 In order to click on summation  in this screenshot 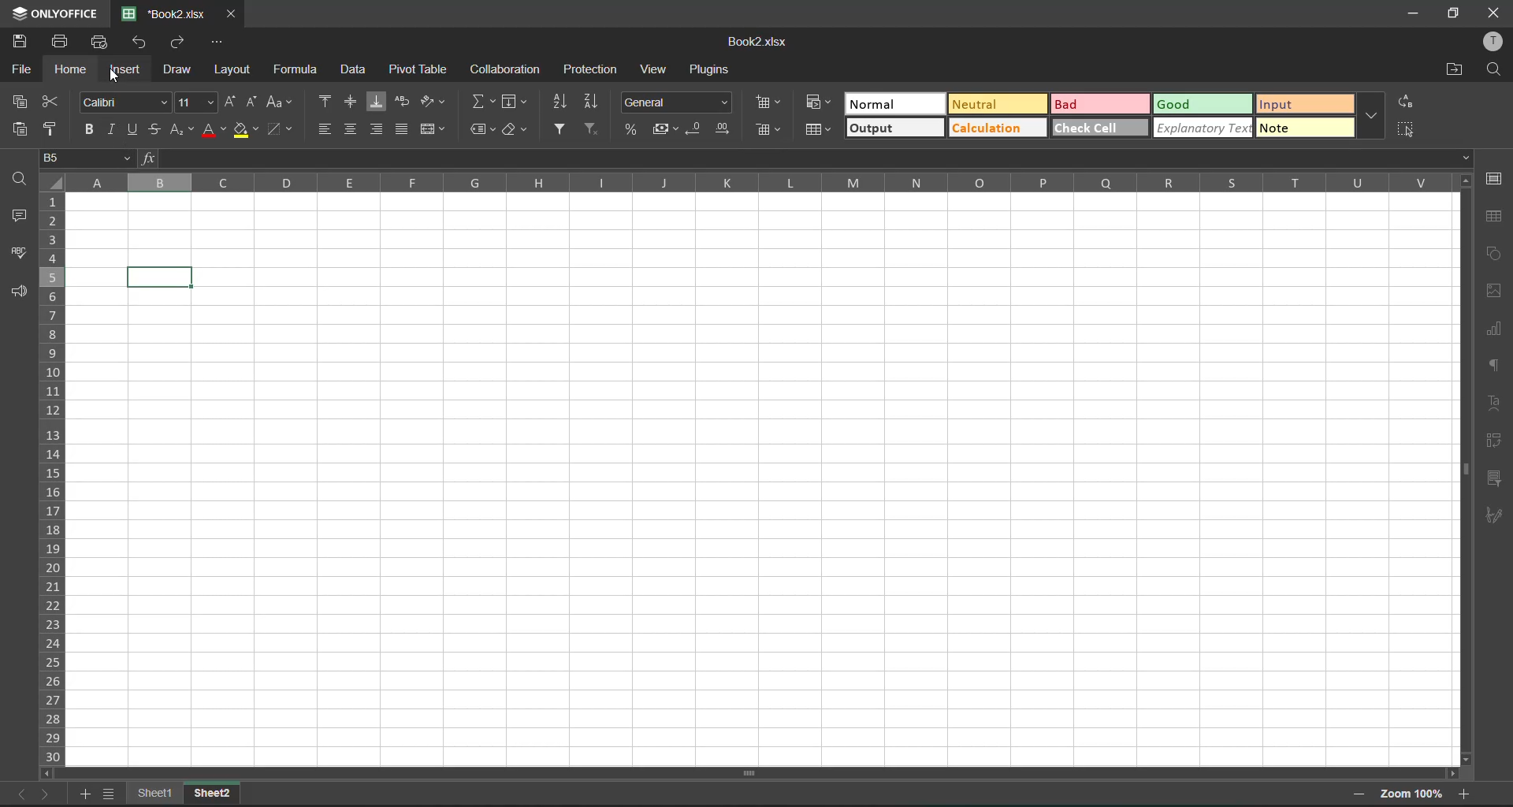, I will do `click(483, 100)`.